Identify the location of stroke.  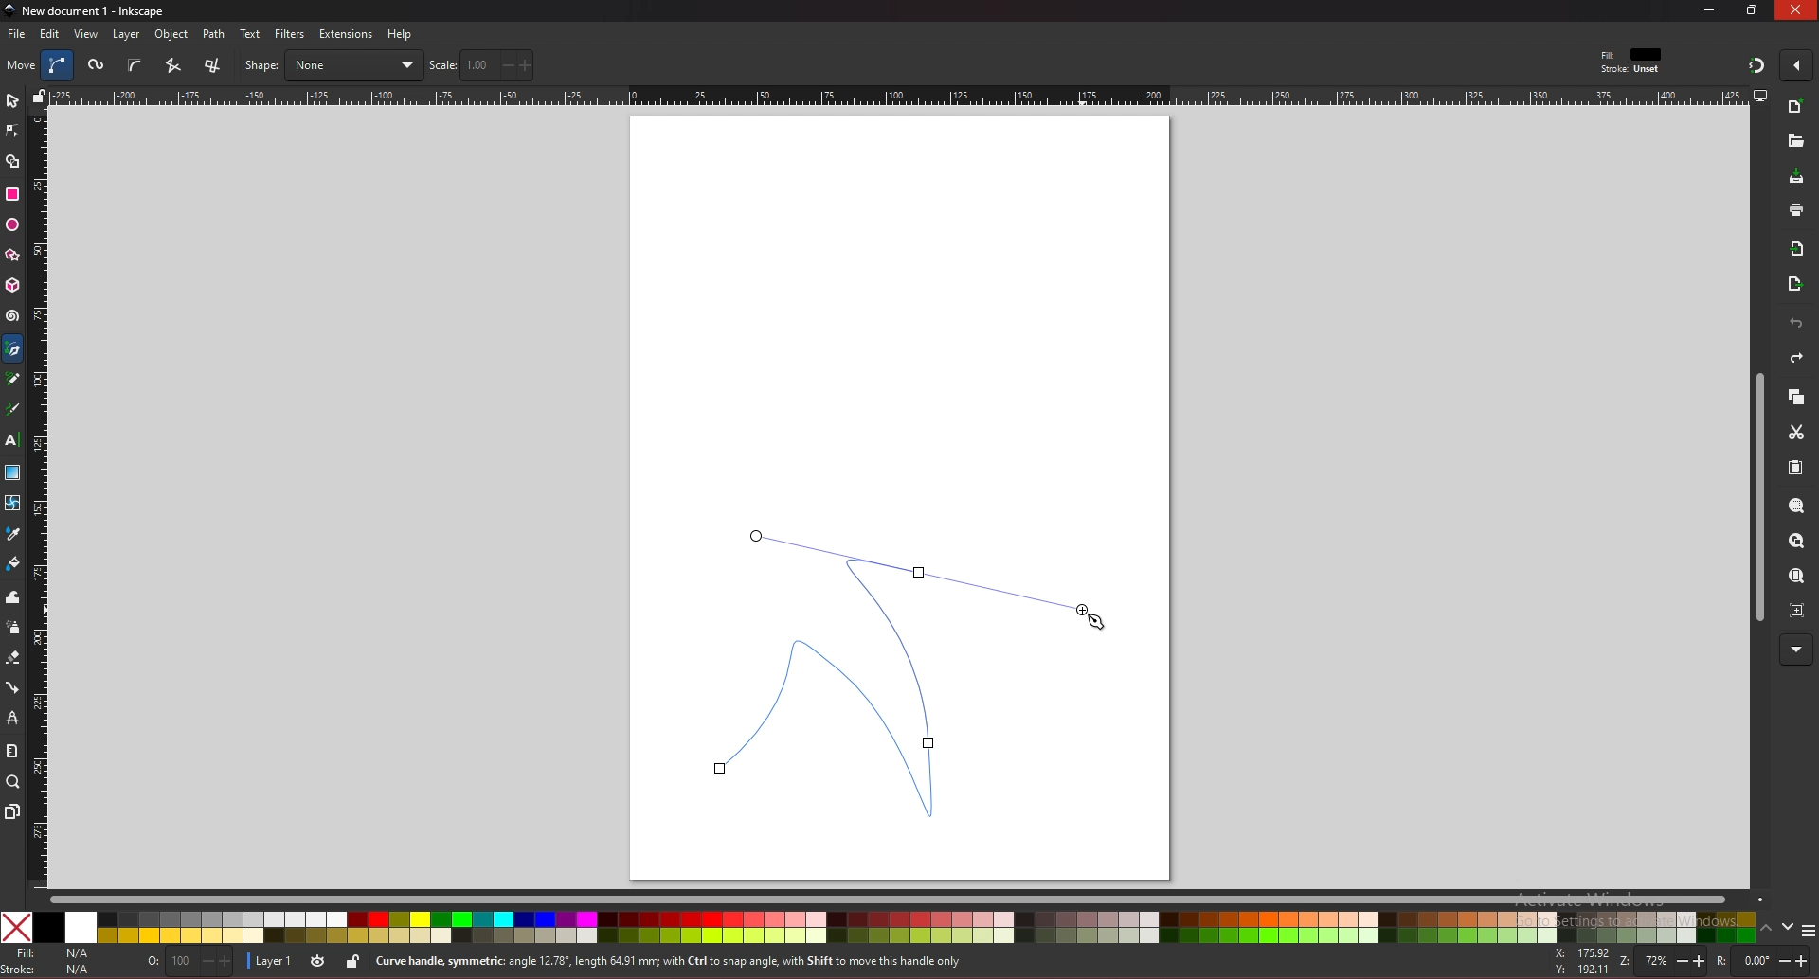
(1630, 70).